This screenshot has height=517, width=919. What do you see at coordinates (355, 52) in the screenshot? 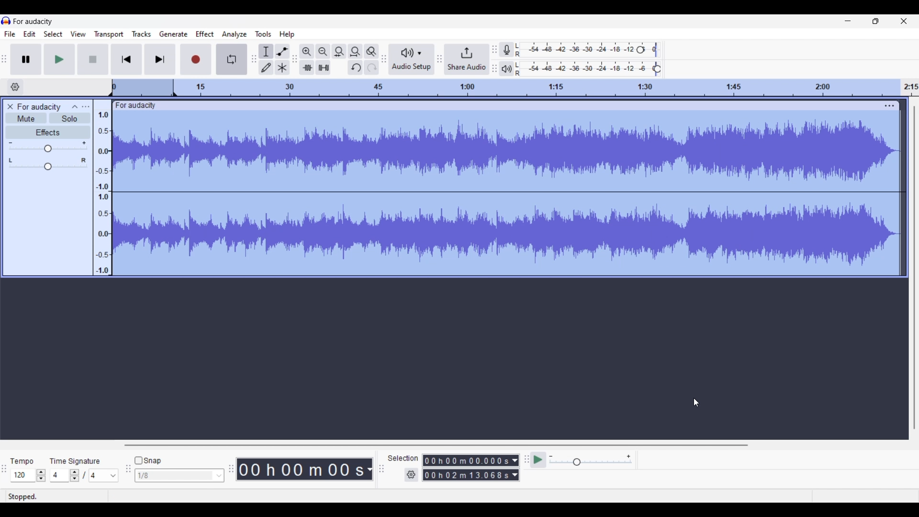
I see `Fit project to width` at bounding box center [355, 52].